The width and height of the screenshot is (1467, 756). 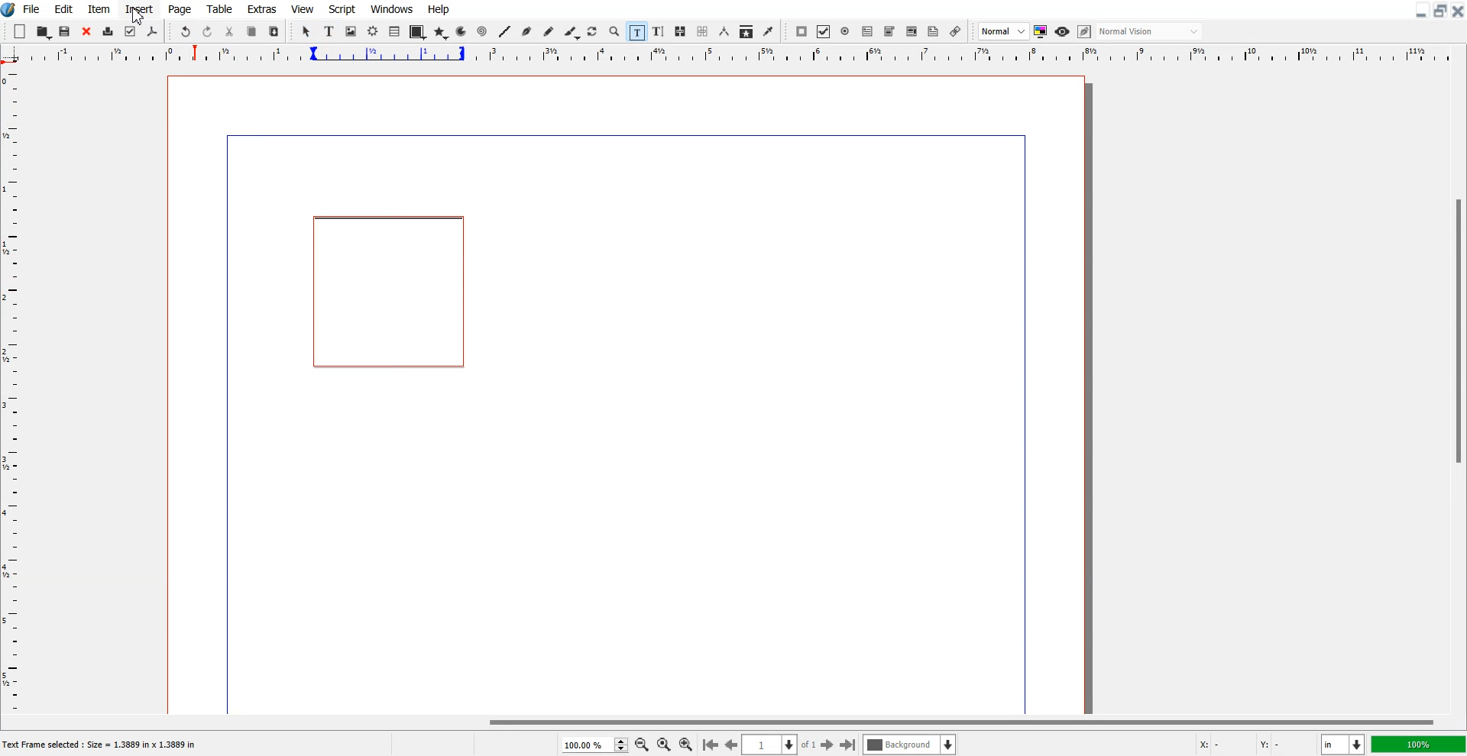 I want to click on Select Image Preview quality, so click(x=1004, y=31).